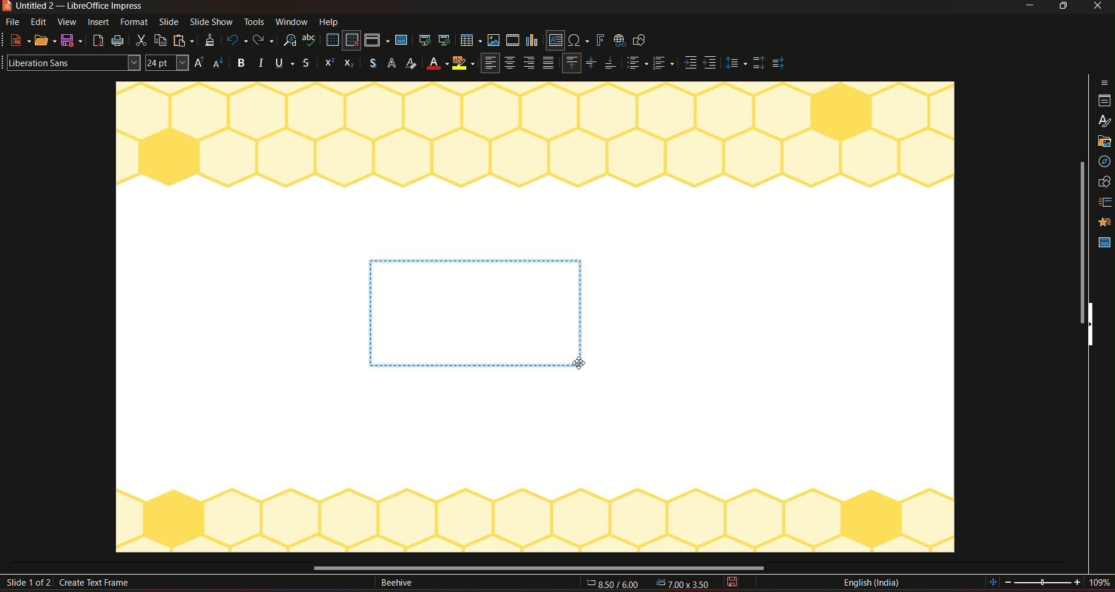 This screenshot has height=592, width=1115. I want to click on language, so click(871, 583).